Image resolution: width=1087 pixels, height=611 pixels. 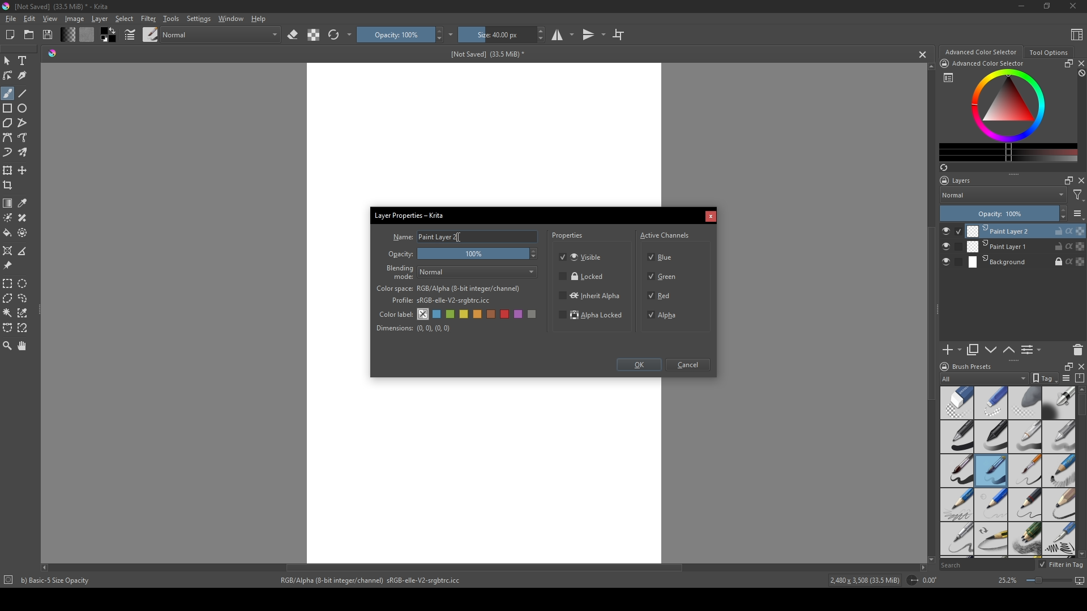 What do you see at coordinates (478, 272) in the screenshot?
I see `Normal` at bounding box center [478, 272].